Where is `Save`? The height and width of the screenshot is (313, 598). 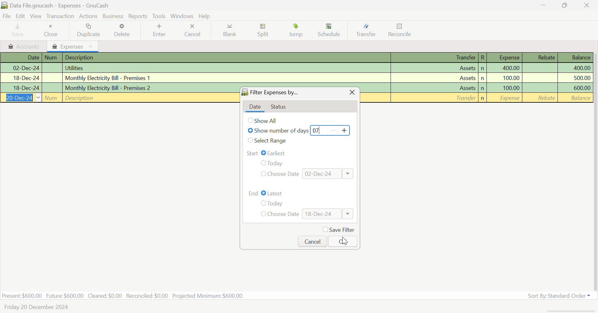 Save is located at coordinates (19, 30).